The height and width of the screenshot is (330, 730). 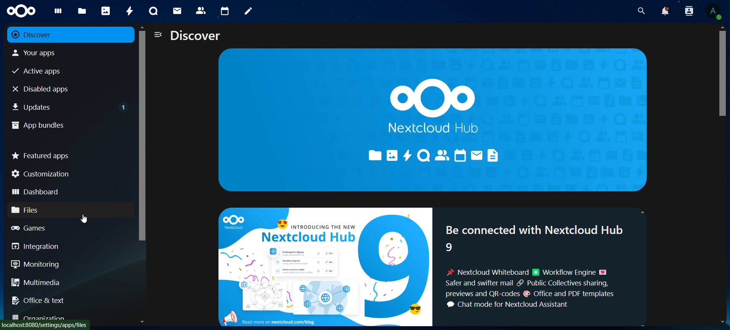 What do you see at coordinates (41, 246) in the screenshot?
I see `integration` at bounding box center [41, 246].